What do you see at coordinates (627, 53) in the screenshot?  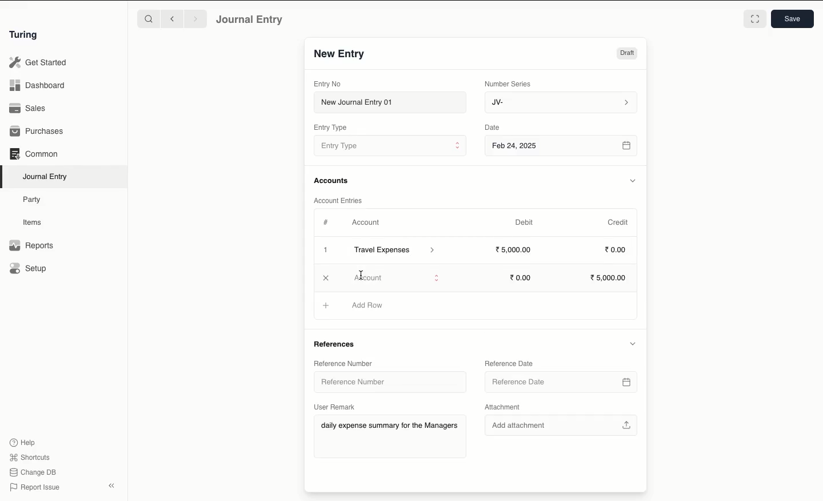 I see `Draft` at bounding box center [627, 53].